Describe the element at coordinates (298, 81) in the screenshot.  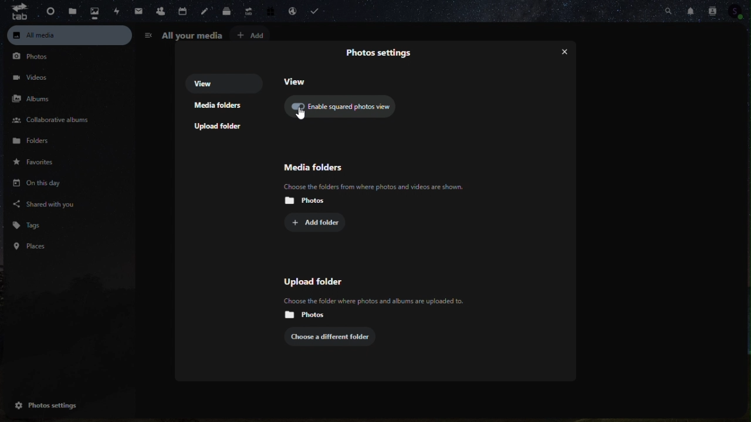
I see `View` at that location.